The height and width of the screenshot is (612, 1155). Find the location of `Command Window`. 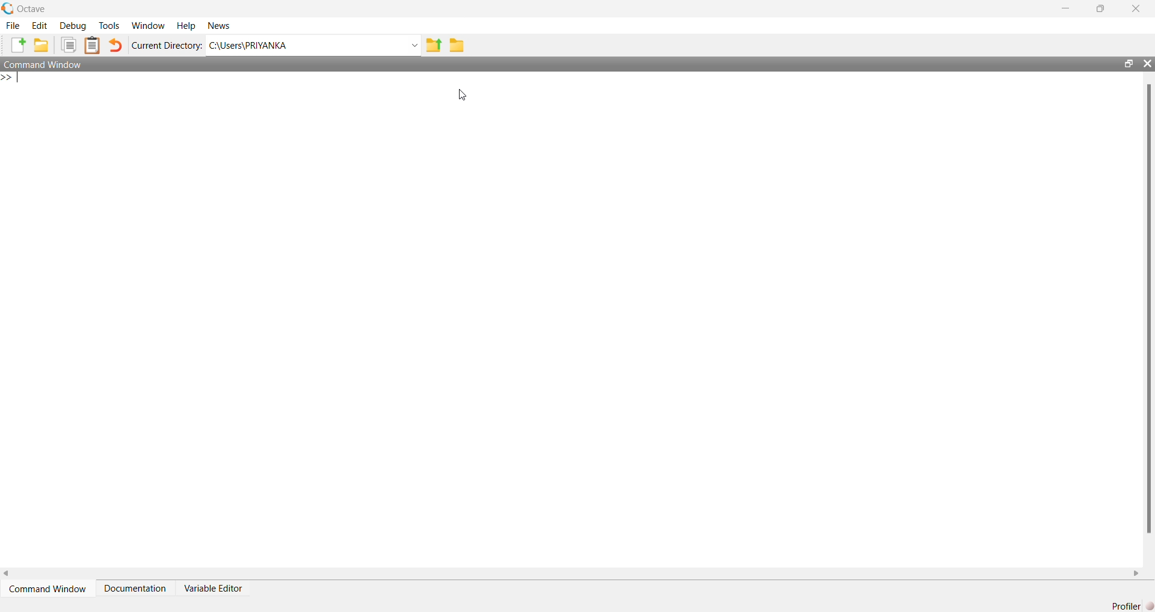

Command Window is located at coordinates (46, 589).